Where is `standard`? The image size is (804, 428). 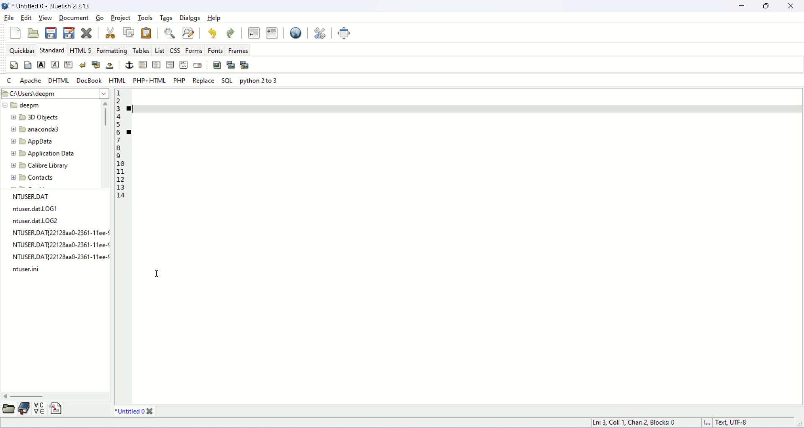
standard is located at coordinates (52, 50).